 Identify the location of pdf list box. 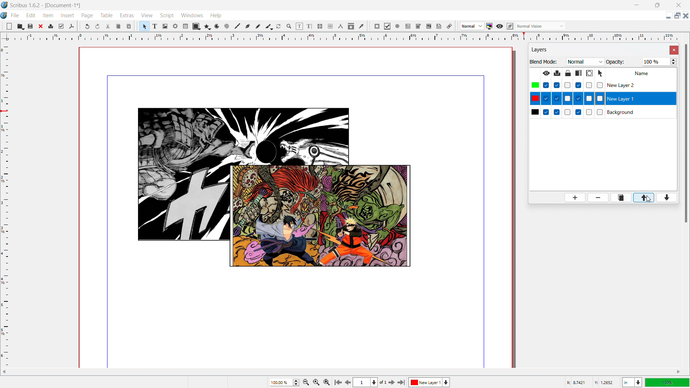
(429, 26).